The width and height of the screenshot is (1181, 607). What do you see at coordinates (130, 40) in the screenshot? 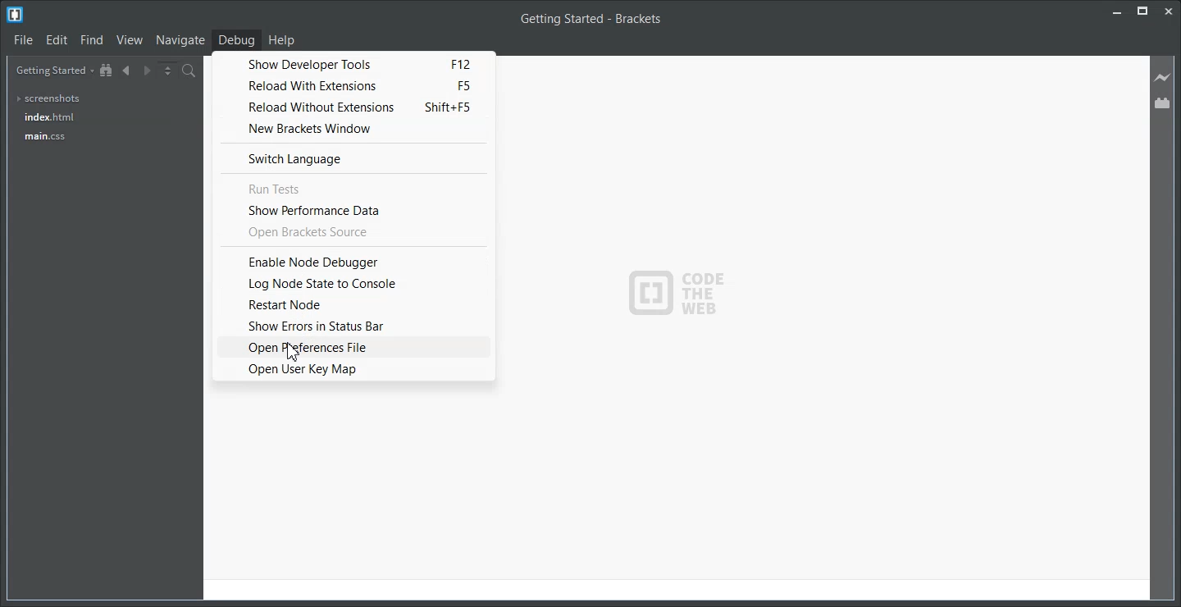
I see `View` at bounding box center [130, 40].